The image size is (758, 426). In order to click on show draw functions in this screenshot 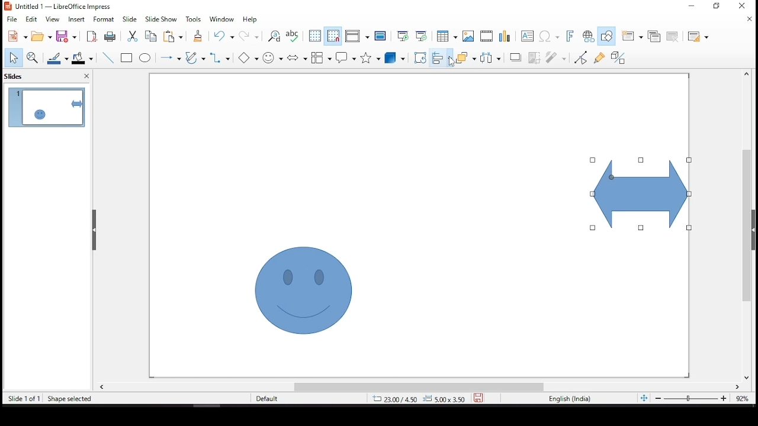, I will do `click(606, 36)`.